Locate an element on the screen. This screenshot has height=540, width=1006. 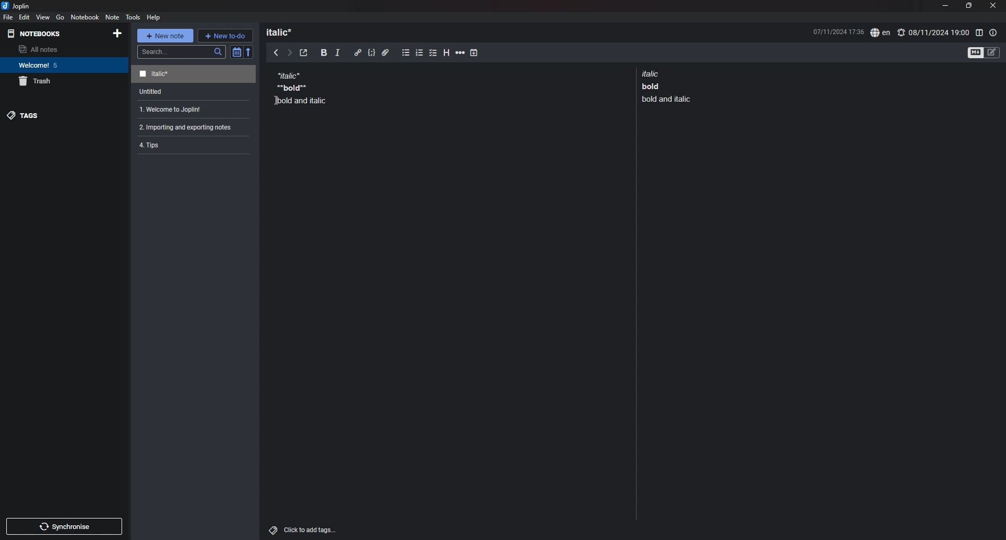
note is located at coordinates (189, 127).